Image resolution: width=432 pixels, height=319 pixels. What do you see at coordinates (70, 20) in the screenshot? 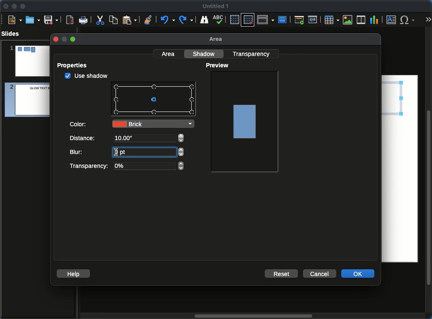
I see `Export as PDF` at bounding box center [70, 20].